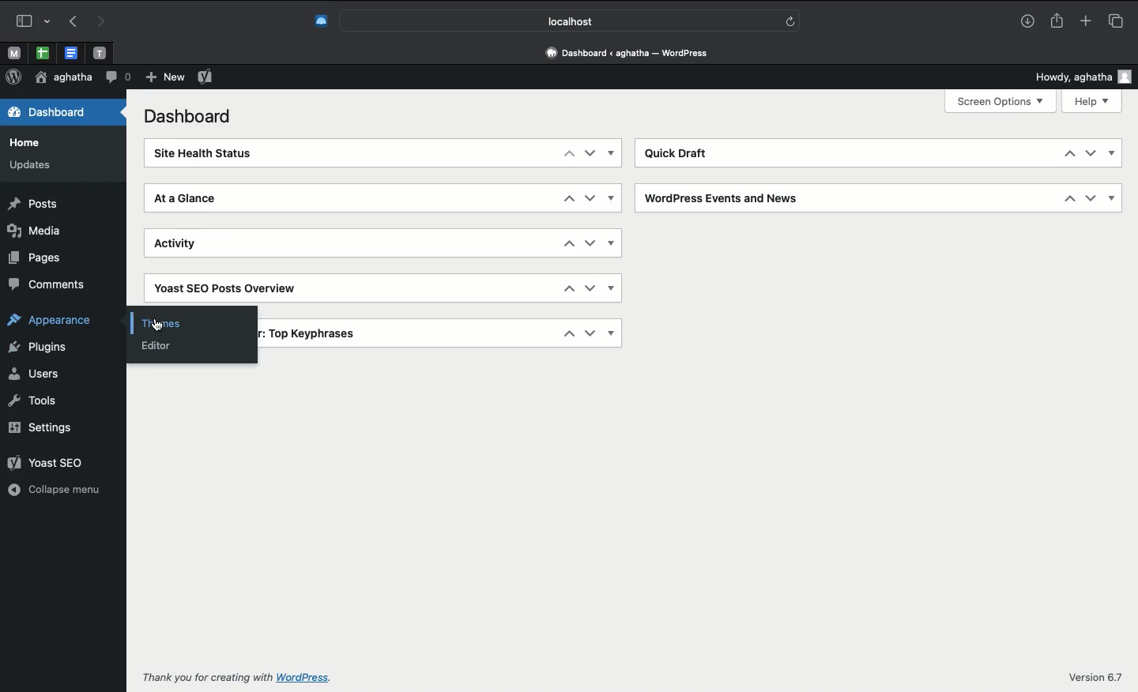 The image size is (1138, 692). Describe the element at coordinates (319, 21) in the screenshot. I see `Extensions` at that location.